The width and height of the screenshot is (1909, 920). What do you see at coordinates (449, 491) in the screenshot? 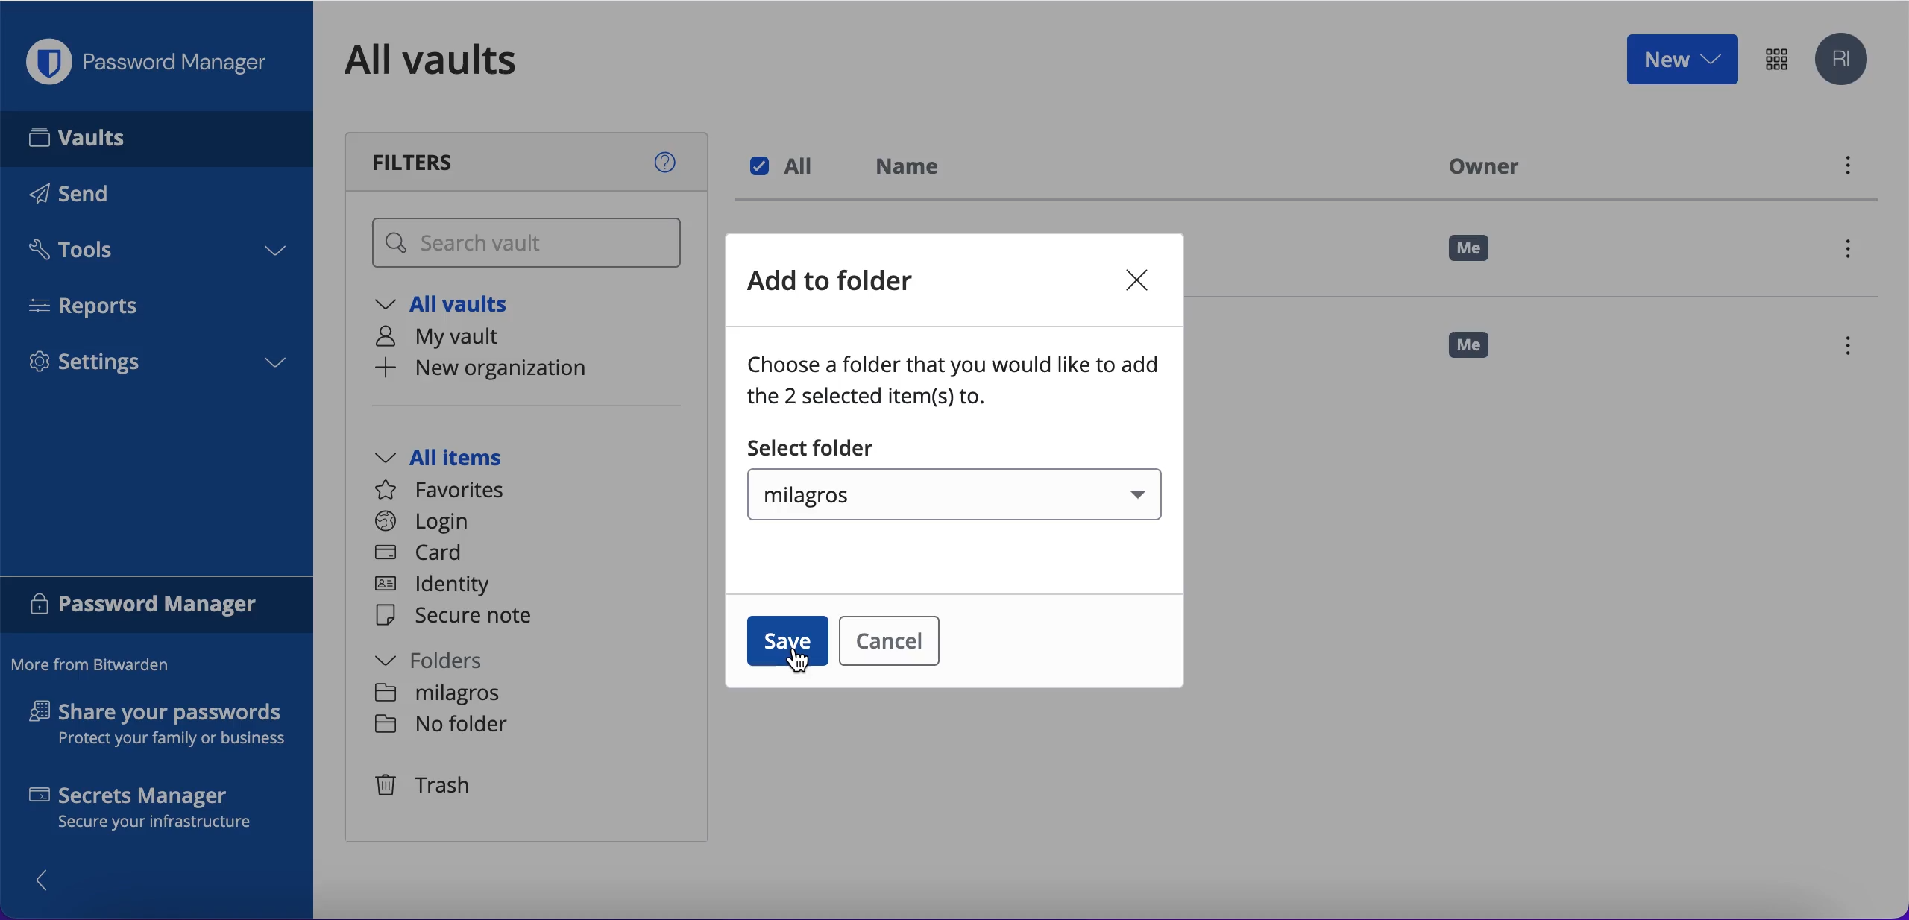
I see `favorites` at bounding box center [449, 491].